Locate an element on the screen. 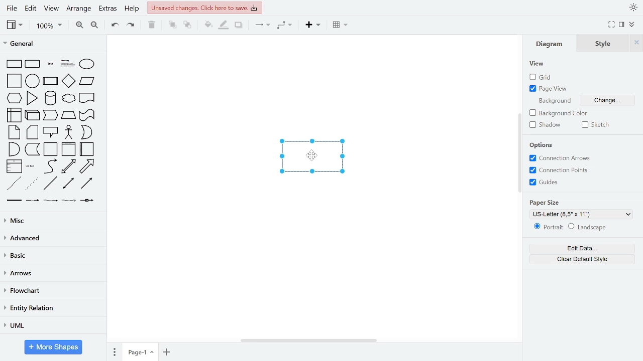  misc is located at coordinates (51, 221).